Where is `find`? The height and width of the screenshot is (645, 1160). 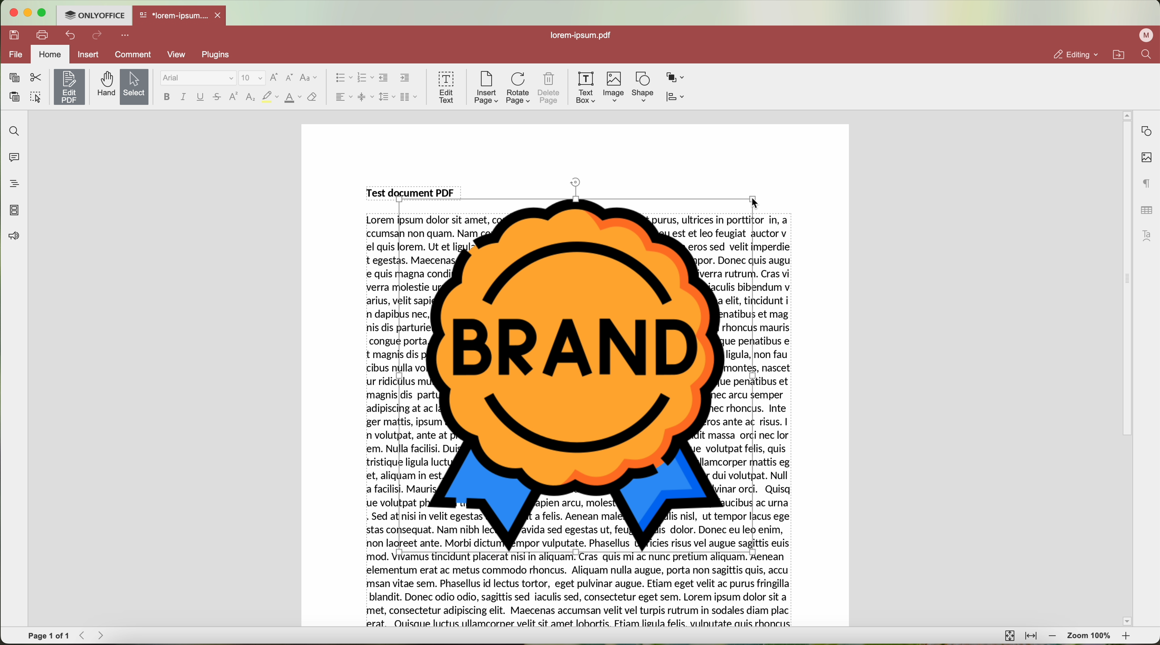
find is located at coordinates (12, 130).